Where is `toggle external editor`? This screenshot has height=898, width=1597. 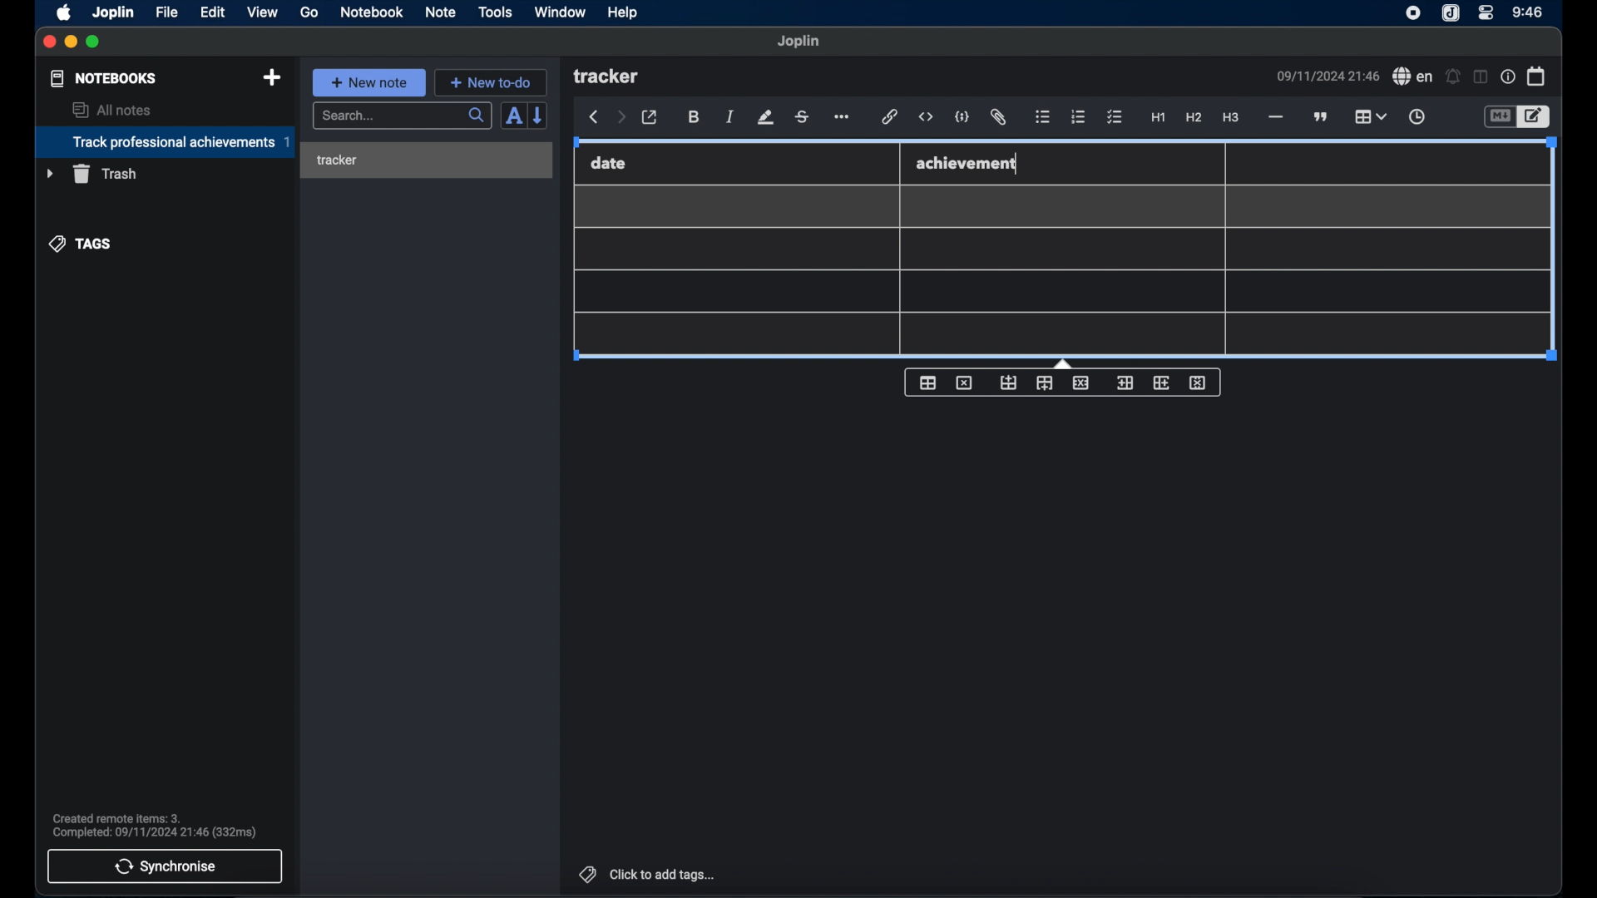 toggle external editor is located at coordinates (650, 117).